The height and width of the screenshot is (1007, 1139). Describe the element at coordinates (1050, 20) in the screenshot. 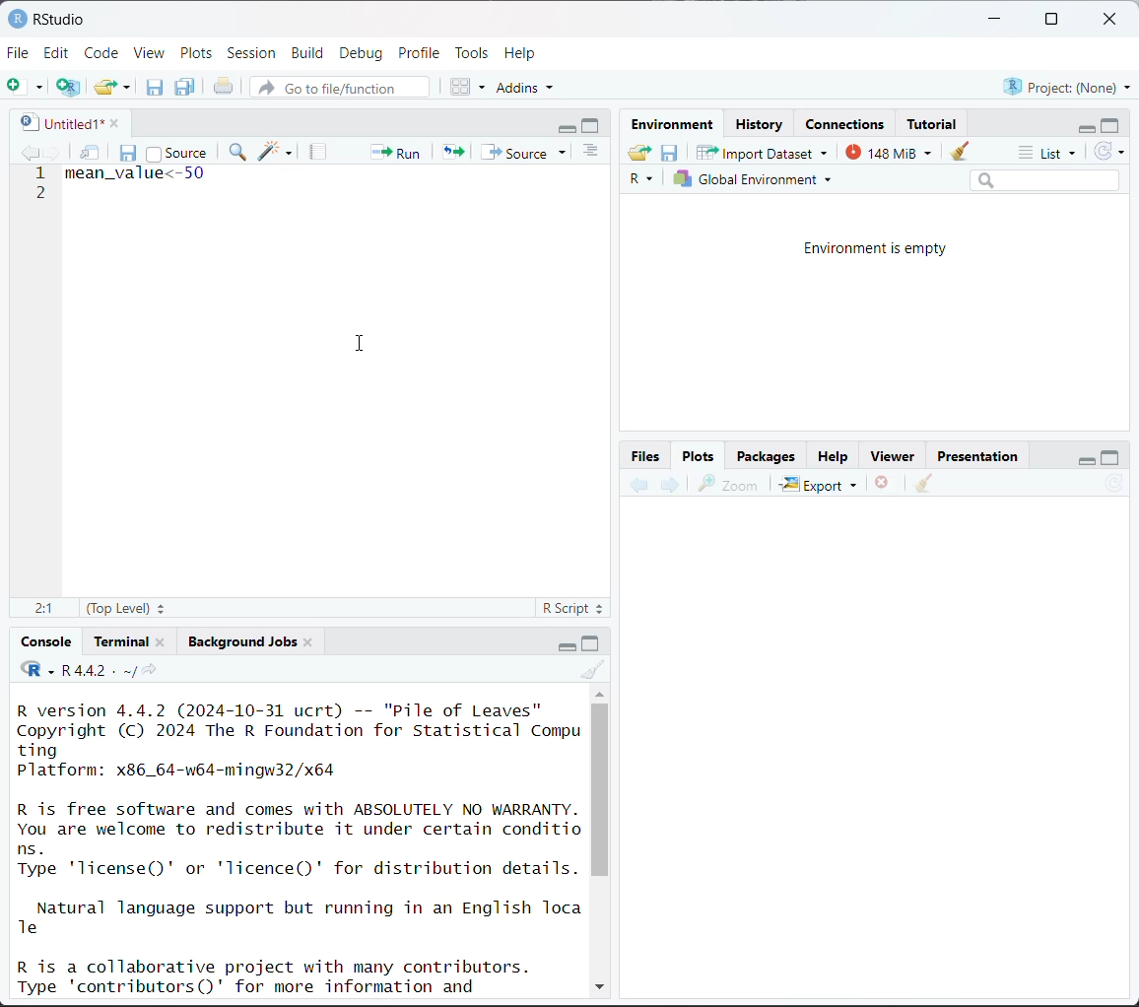

I see `maximize` at that location.